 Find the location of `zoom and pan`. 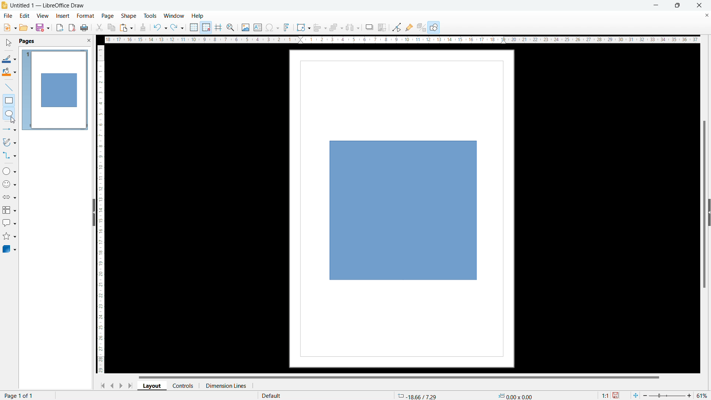

zoom and pan is located at coordinates (230, 28).